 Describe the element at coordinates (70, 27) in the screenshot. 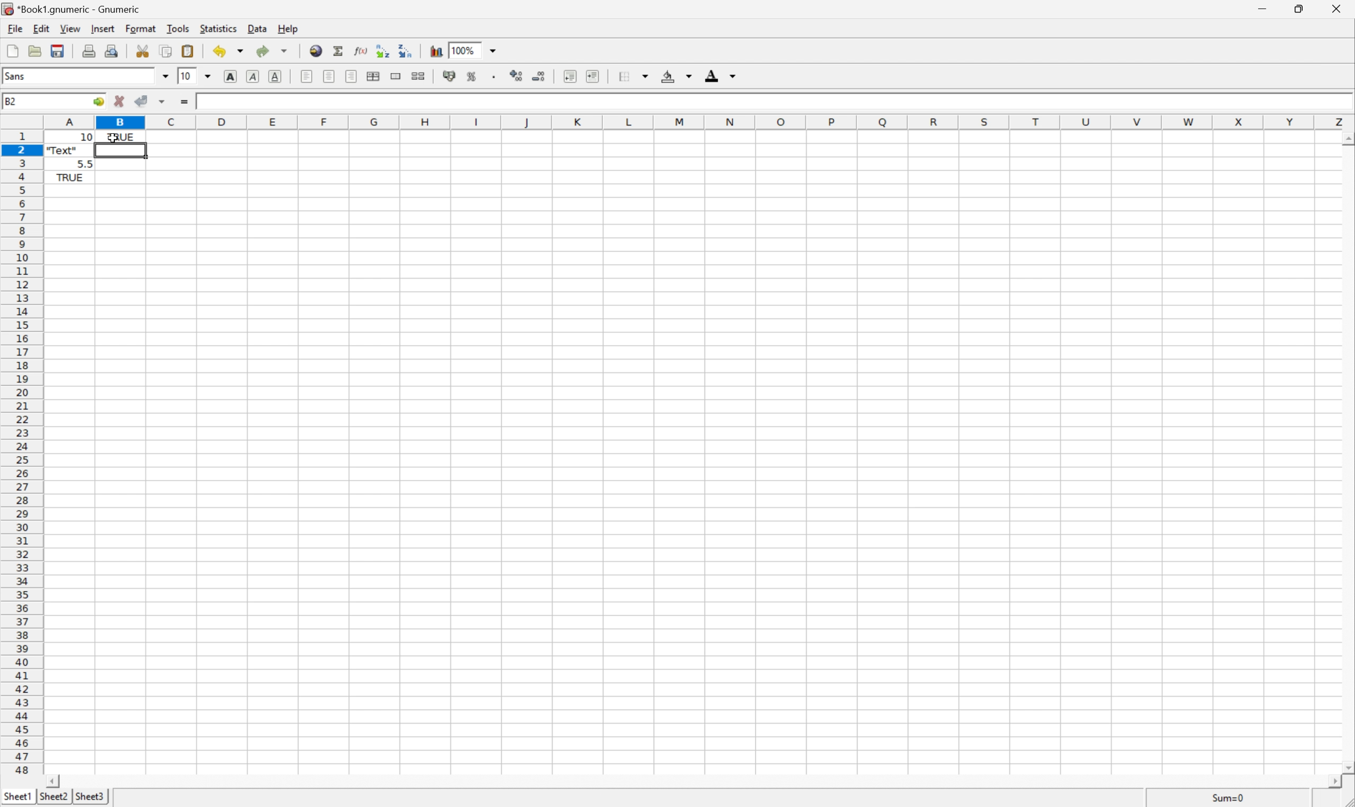

I see `View` at that location.